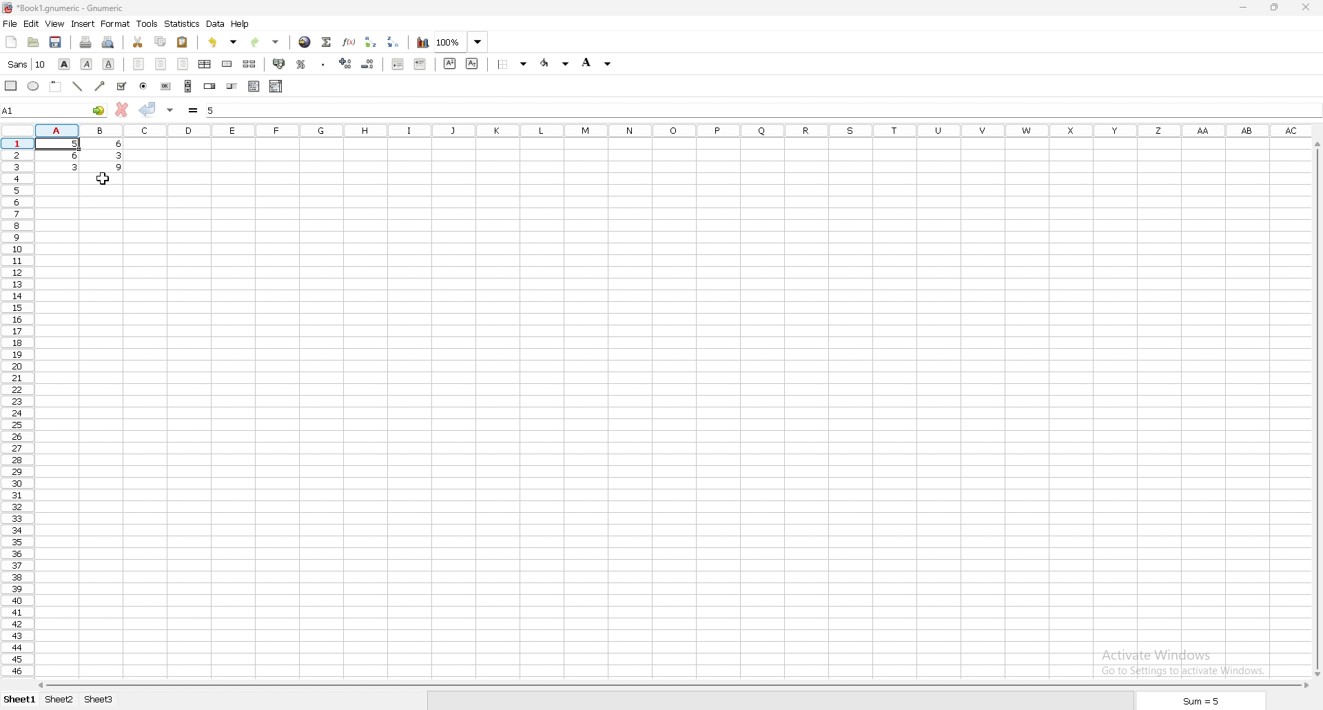  What do you see at coordinates (85, 43) in the screenshot?
I see `print` at bounding box center [85, 43].